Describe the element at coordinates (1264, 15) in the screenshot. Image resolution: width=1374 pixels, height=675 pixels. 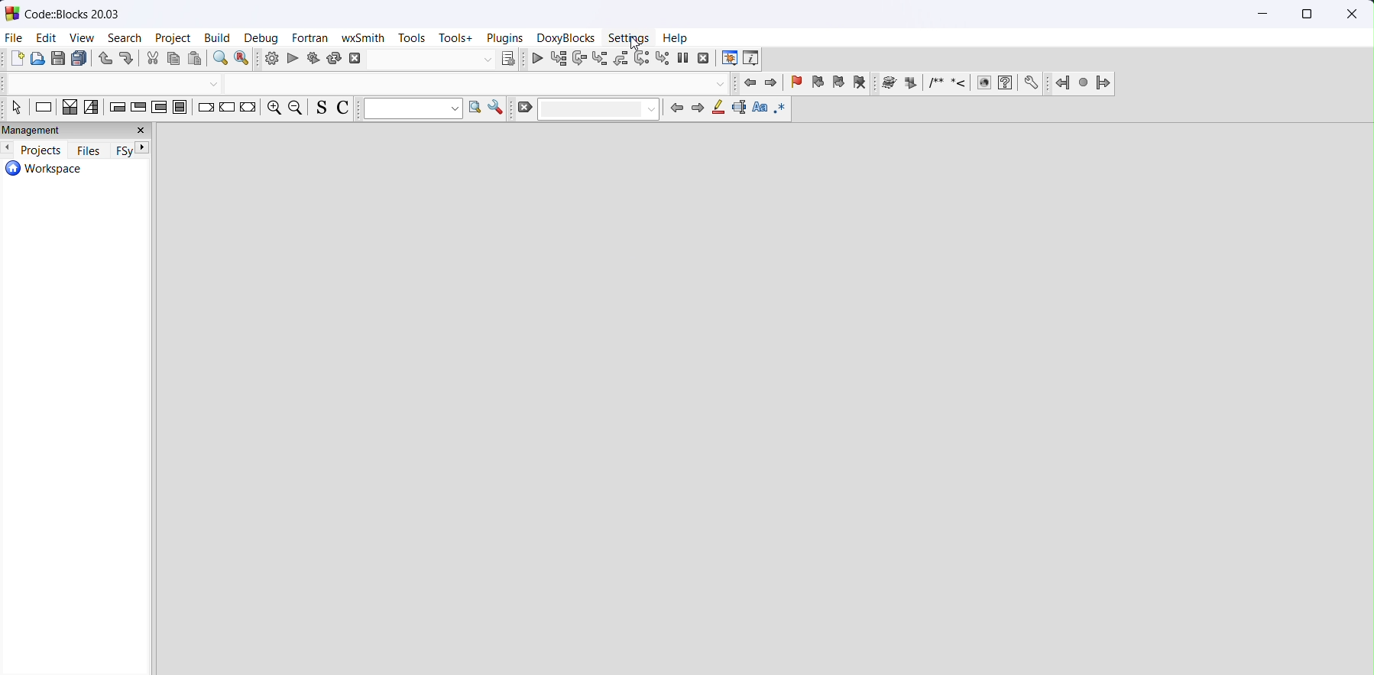
I see `minimize` at that location.